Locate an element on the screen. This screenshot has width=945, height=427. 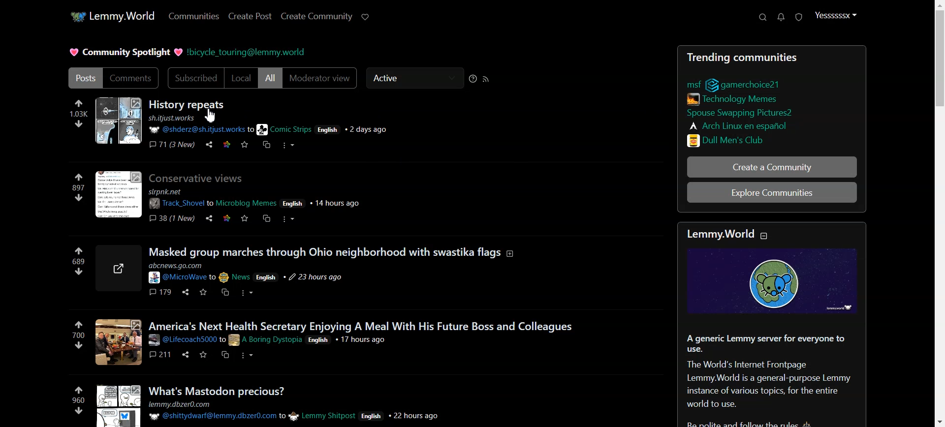
689 is located at coordinates (80, 264).